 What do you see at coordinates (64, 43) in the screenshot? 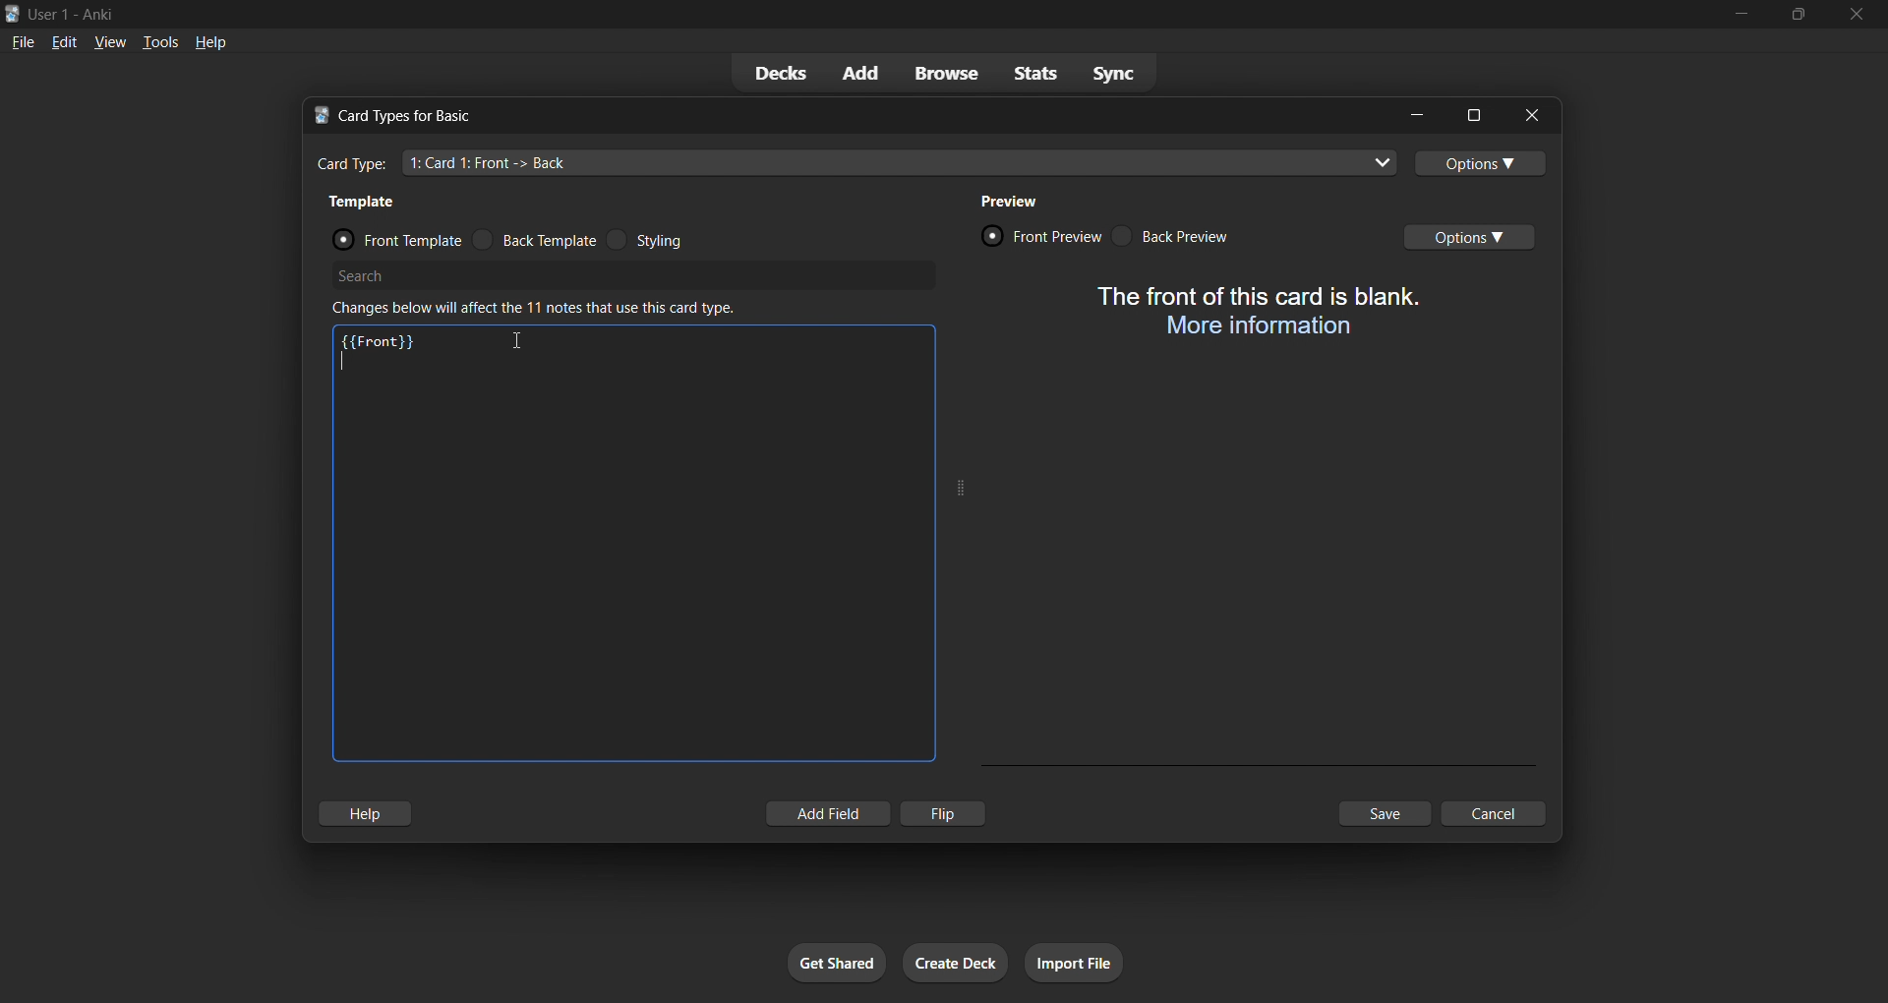
I see `edit` at bounding box center [64, 43].